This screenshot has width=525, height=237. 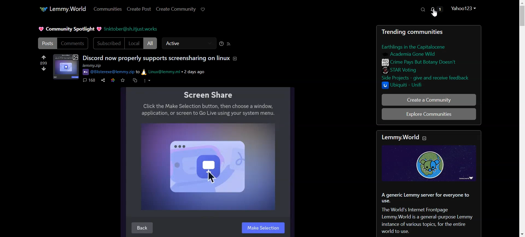 I want to click on Upvote, so click(x=43, y=60).